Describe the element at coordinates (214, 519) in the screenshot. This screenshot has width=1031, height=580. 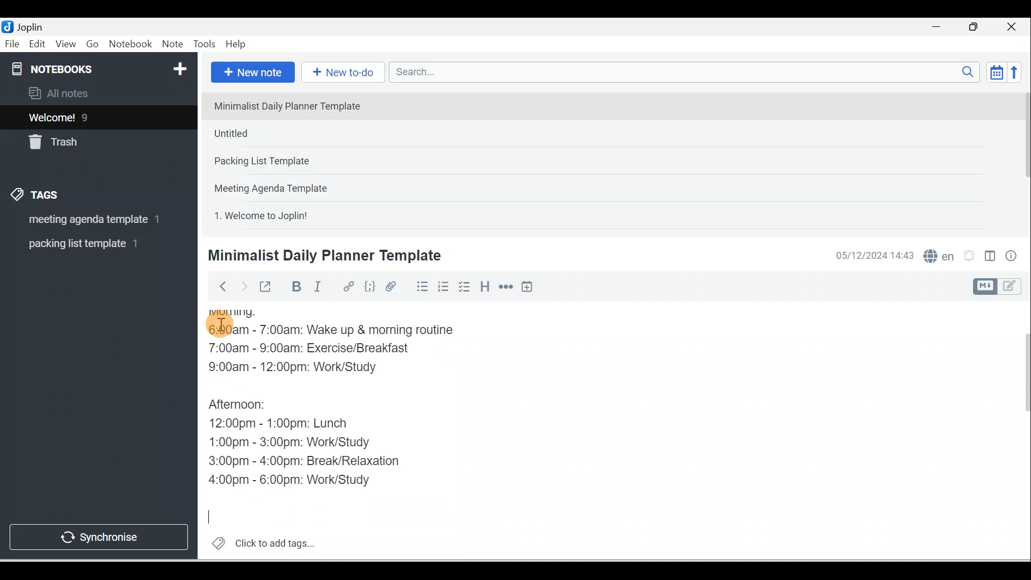
I see `Cursor` at that location.